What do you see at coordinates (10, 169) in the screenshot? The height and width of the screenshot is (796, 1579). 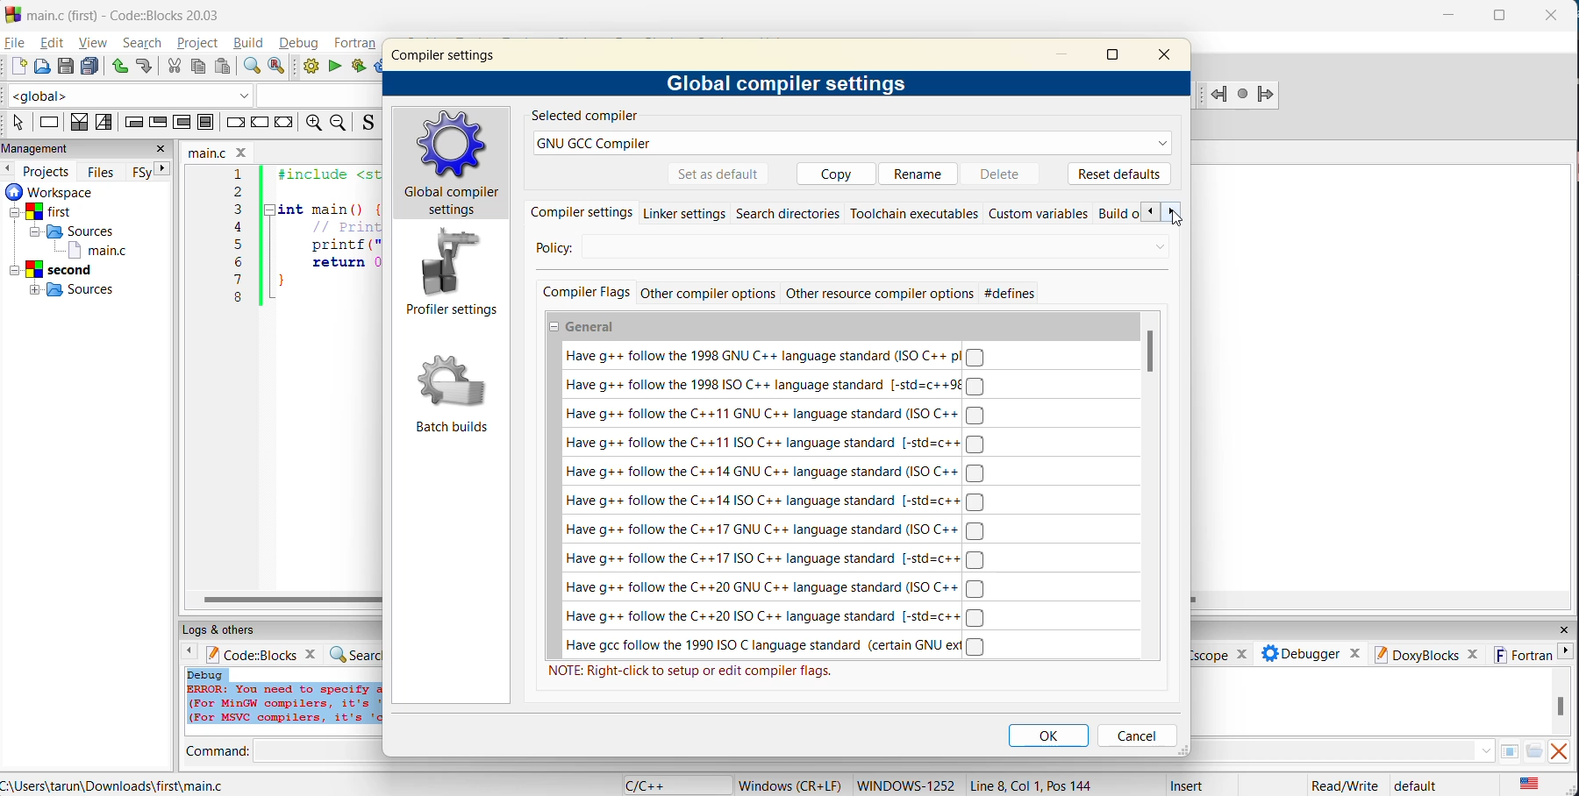 I see `previous` at bounding box center [10, 169].